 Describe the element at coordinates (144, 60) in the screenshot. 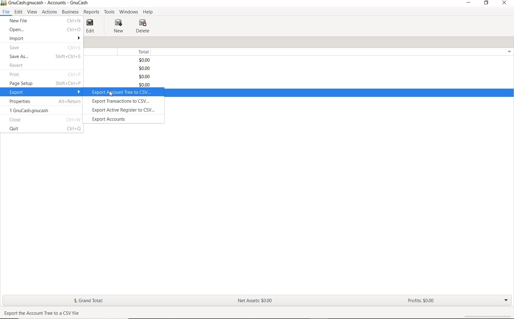

I see `$0.00` at that location.